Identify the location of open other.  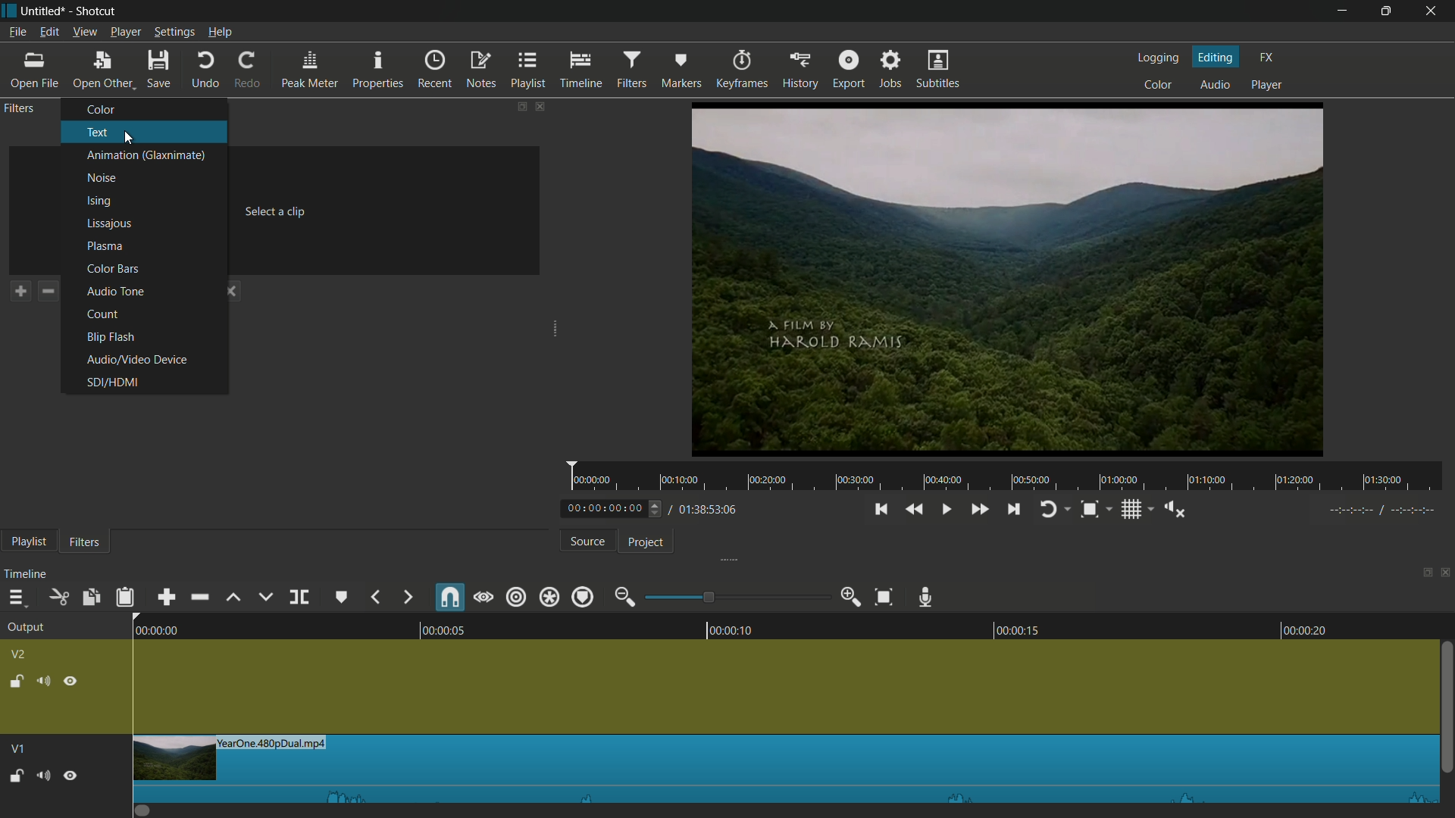
(101, 70).